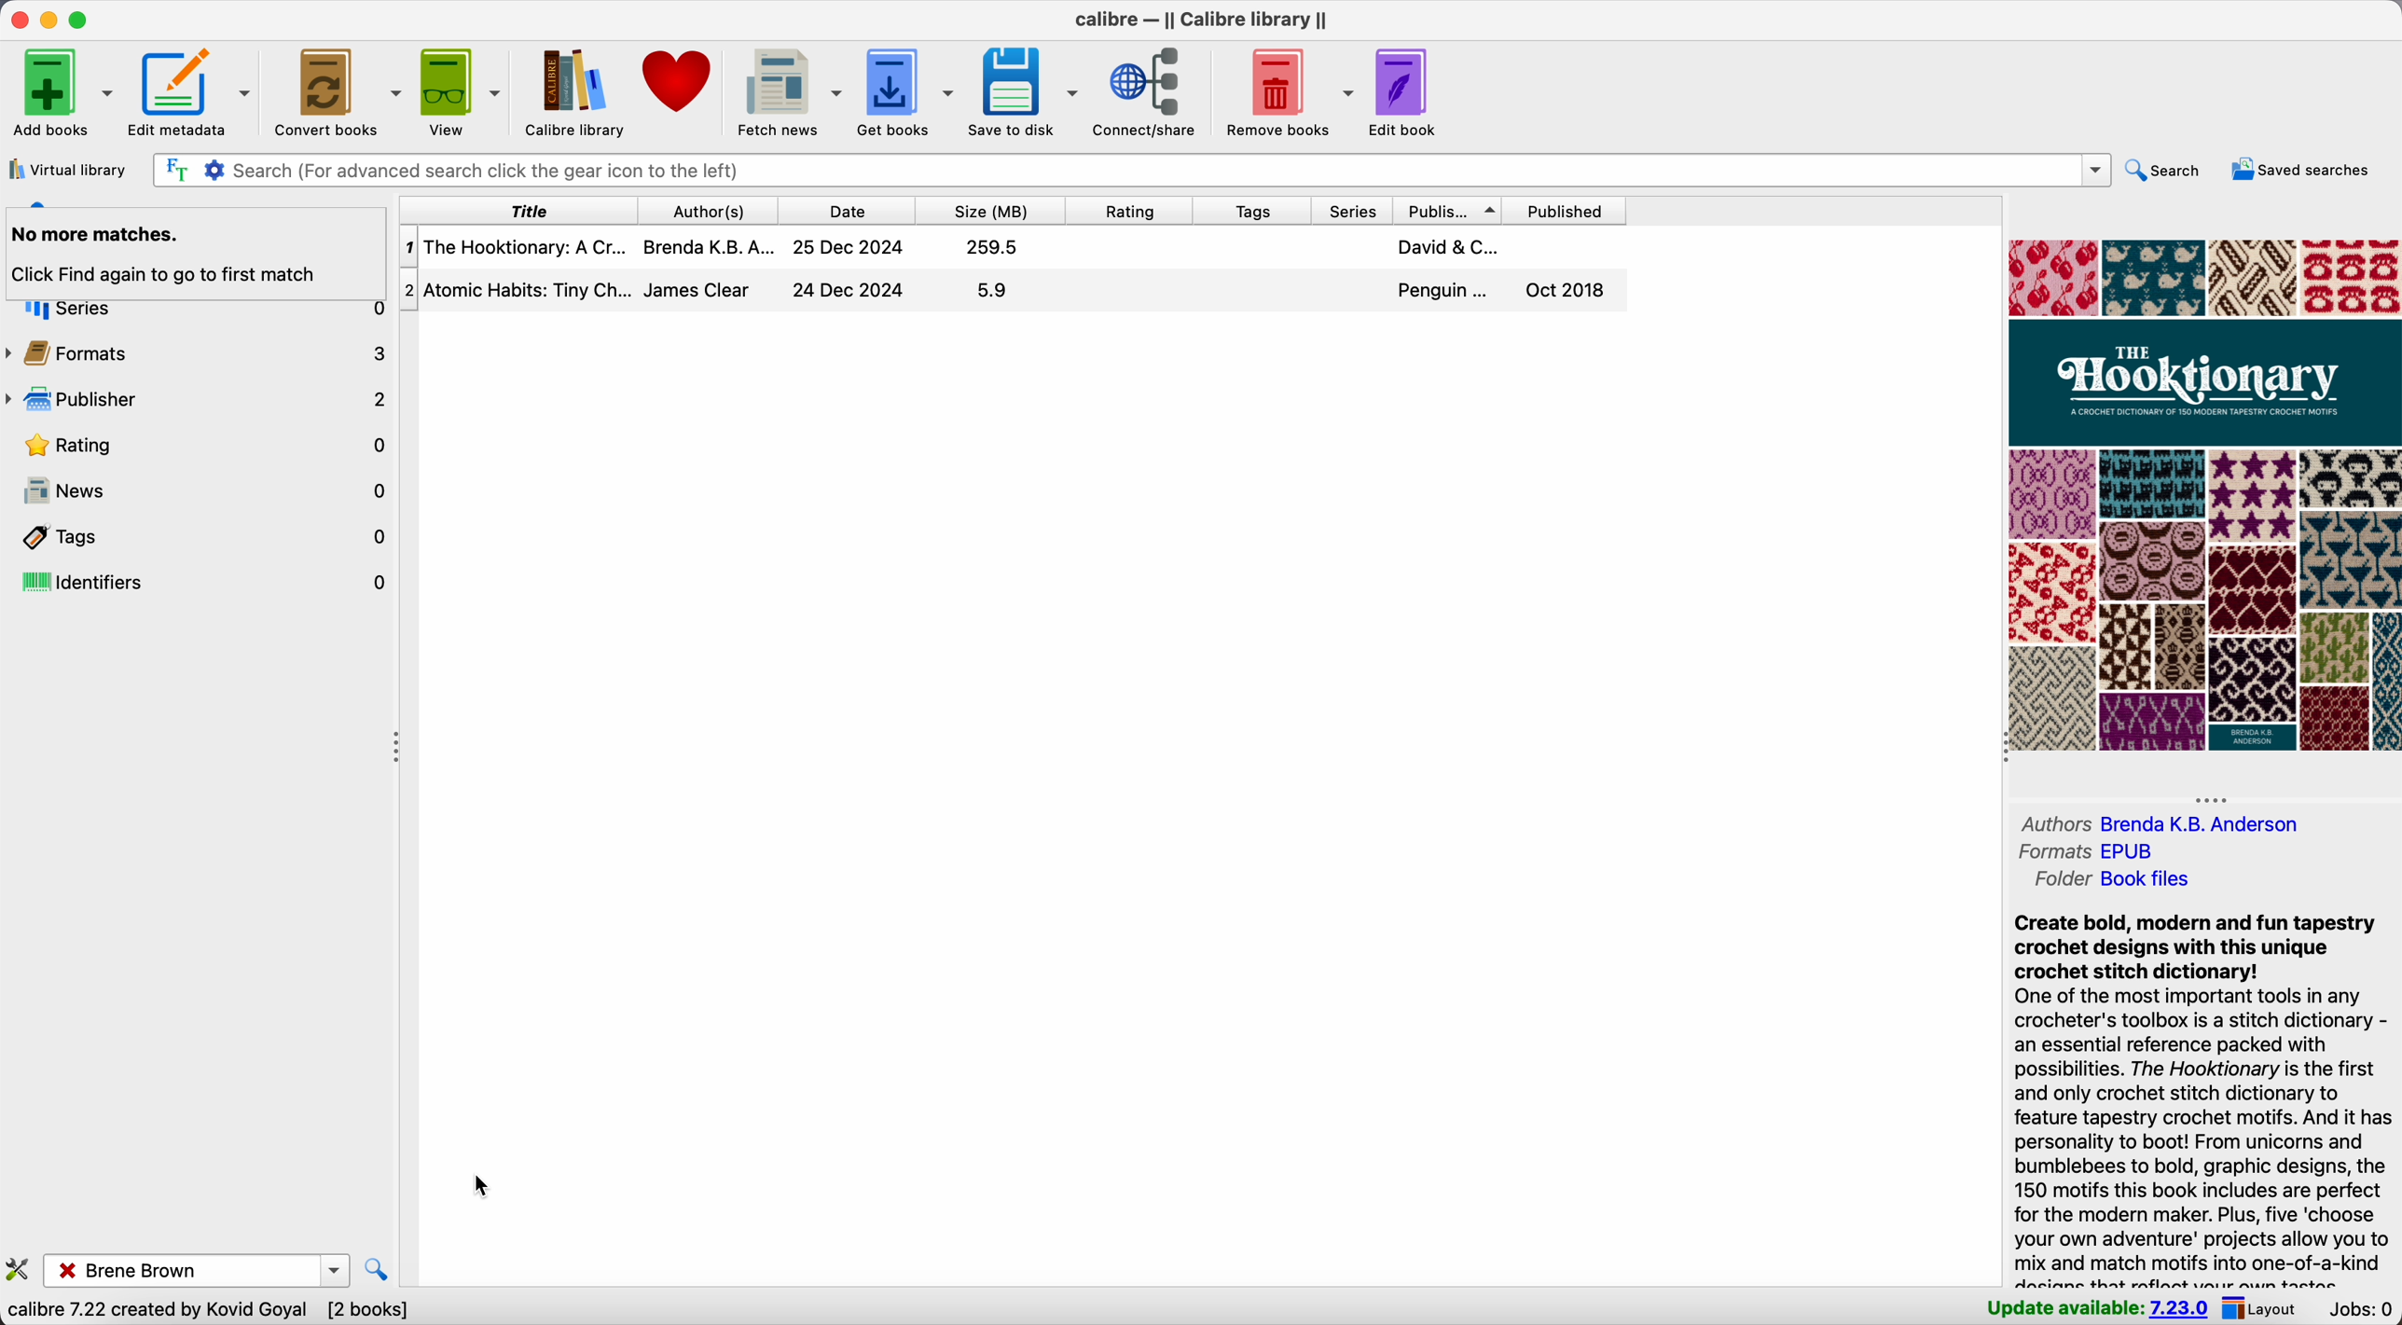  What do you see at coordinates (681, 80) in the screenshot?
I see `donate` at bounding box center [681, 80].